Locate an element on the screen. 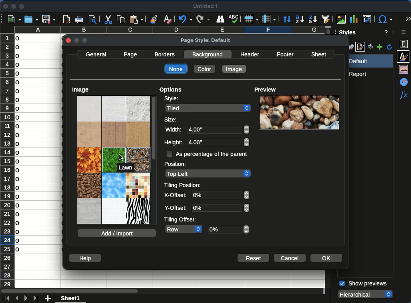 The image size is (411, 303). columns is located at coordinates (168, 30).